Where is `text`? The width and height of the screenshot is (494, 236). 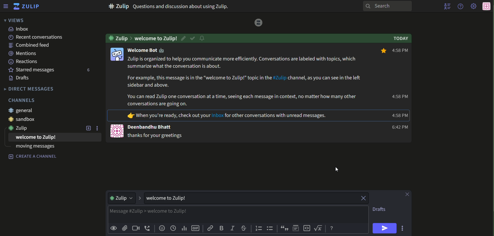
text is located at coordinates (54, 37).